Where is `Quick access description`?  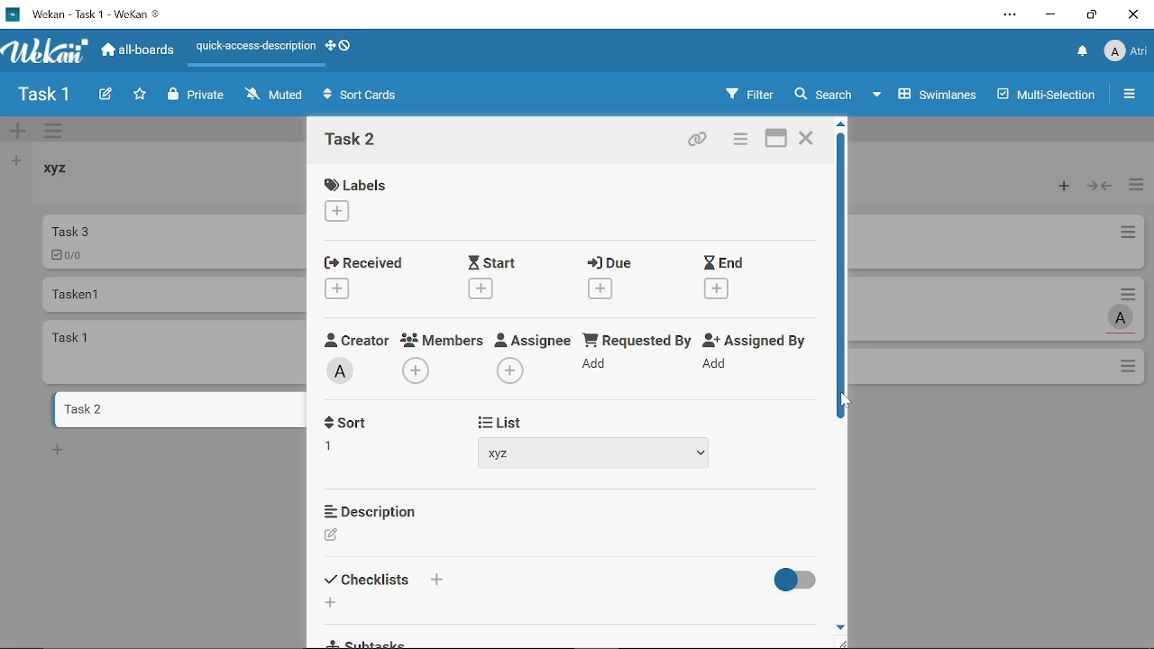
Quick access description is located at coordinates (252, 50).